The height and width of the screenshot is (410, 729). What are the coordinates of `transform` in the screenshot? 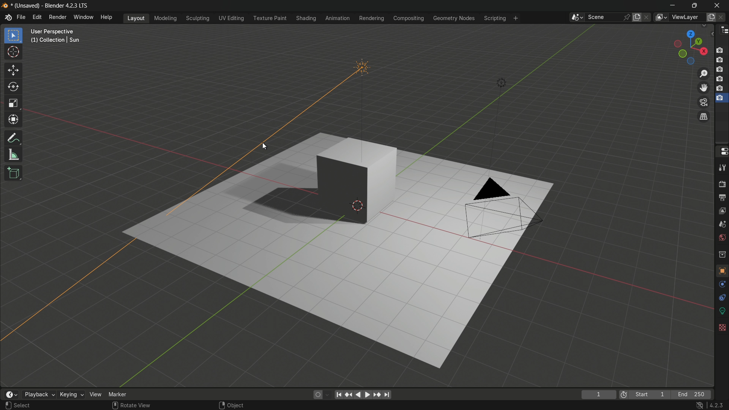 It's located at (14, 121).